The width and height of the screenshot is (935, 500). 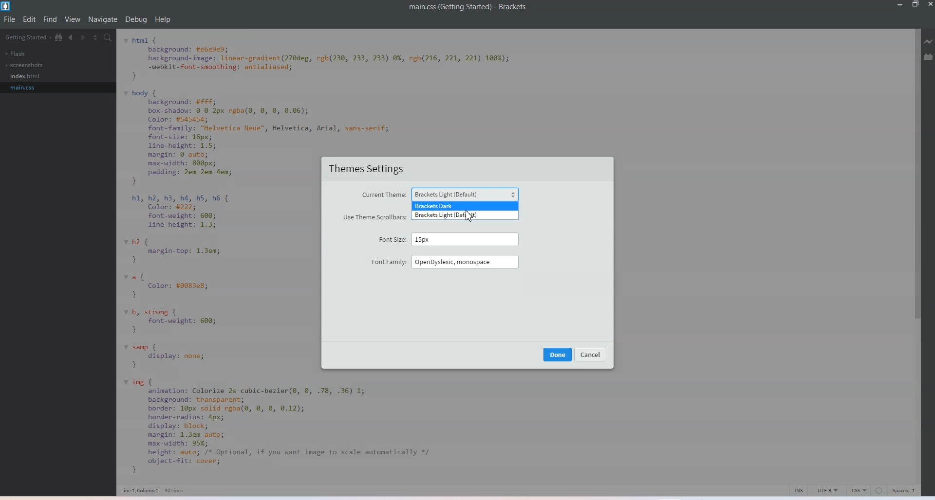 What do you see at coordinates (591, 354) in the screenshot?
I see `cancel` at bounding box center [591, 354].